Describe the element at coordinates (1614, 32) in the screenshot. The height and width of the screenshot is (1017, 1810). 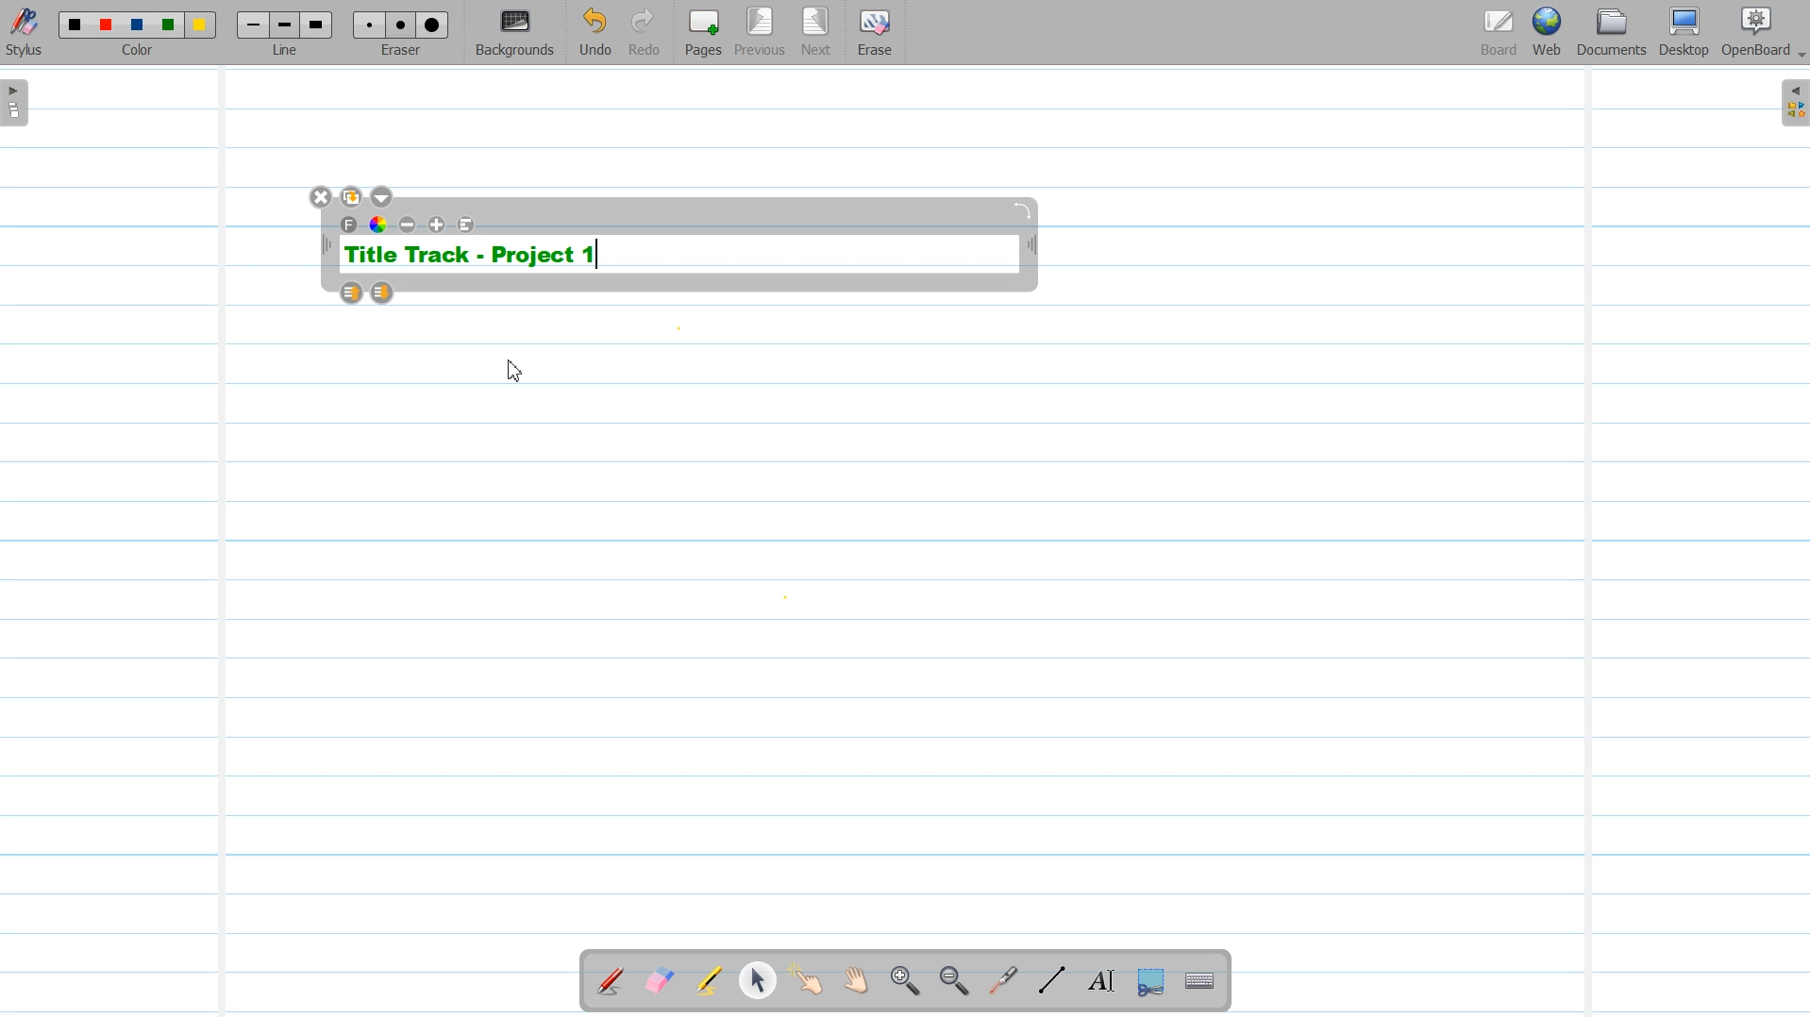
I see `Document` at that location.